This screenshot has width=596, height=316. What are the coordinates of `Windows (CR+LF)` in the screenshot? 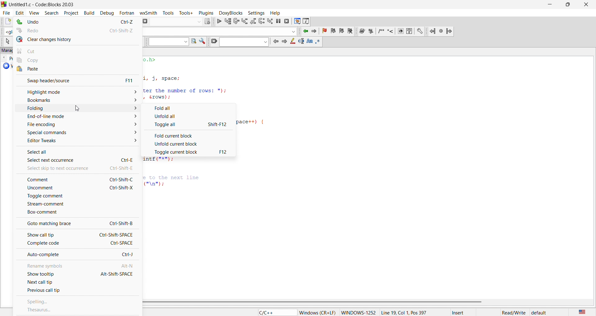 It's located at (318, 313).